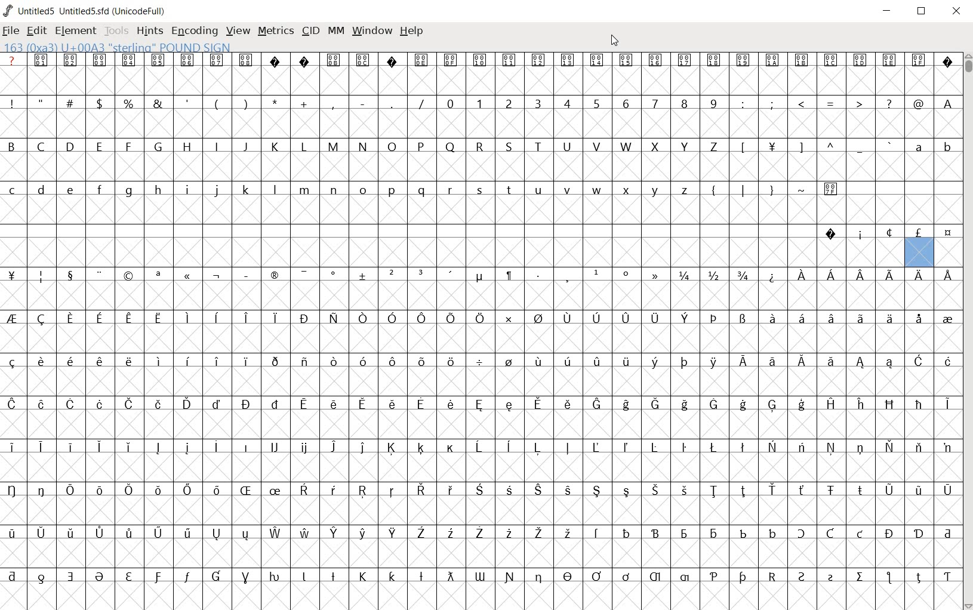 This screenshot has width=973, height=610. Describe the element at coordinates (540, 60) in the screenshot. I see `Symbol` at that location.